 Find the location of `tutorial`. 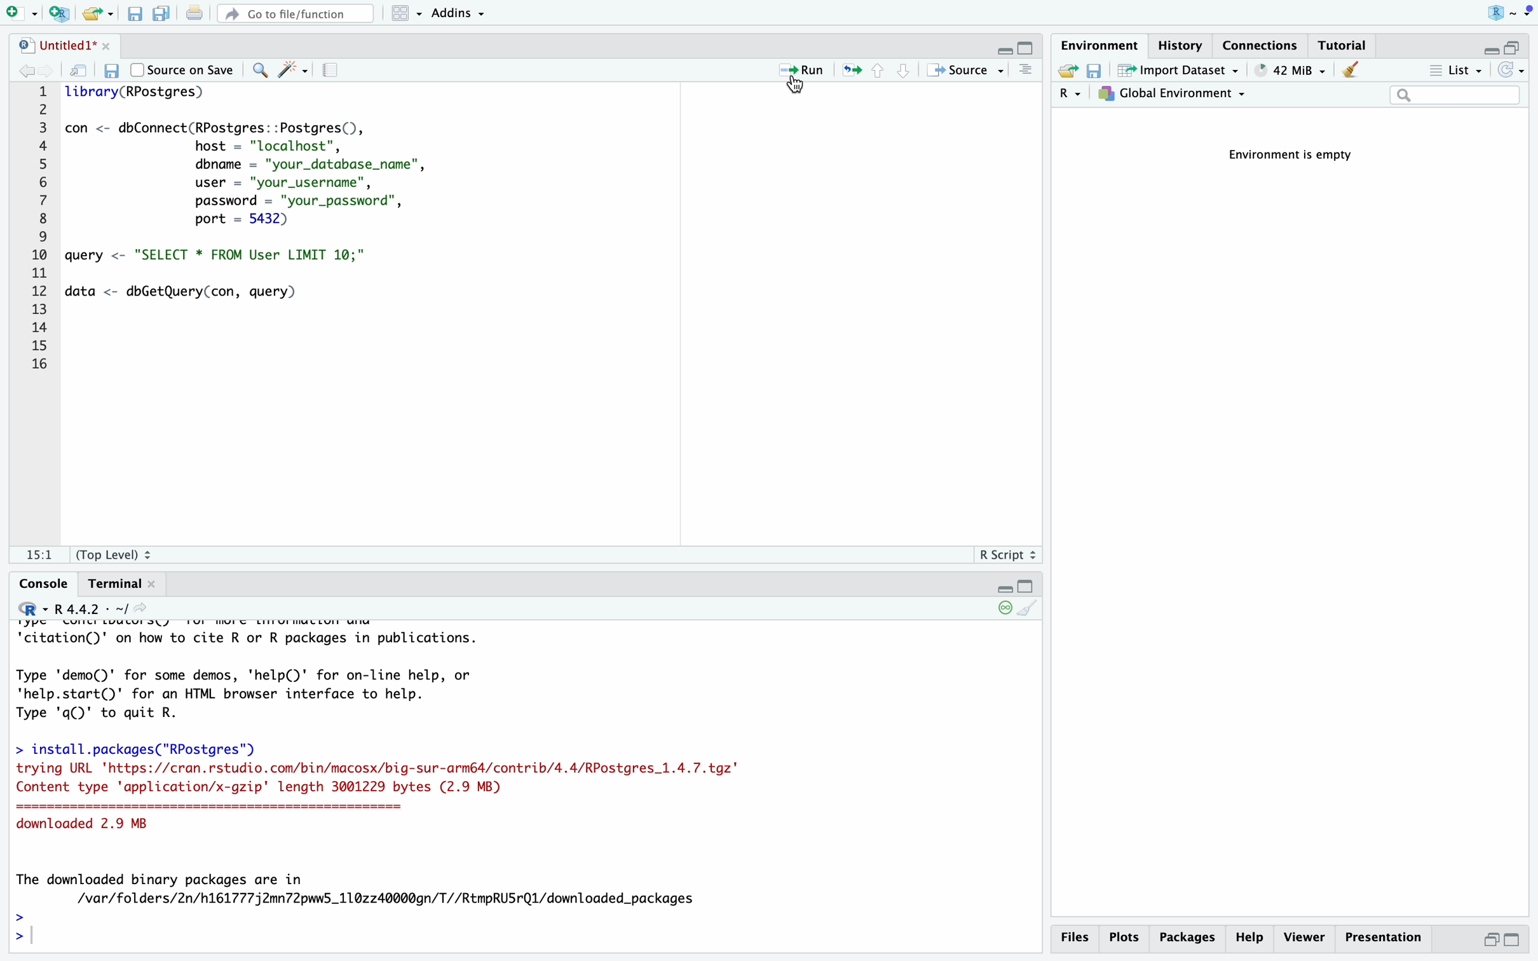

tutorial is located at coordinates (1345, 44).